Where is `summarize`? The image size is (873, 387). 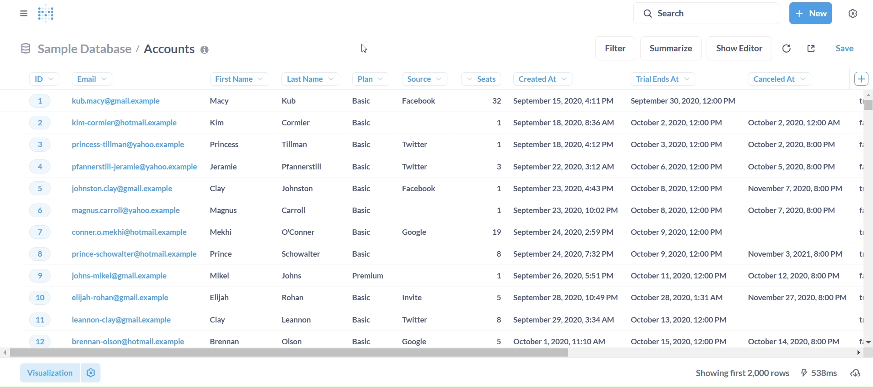 summarize is located at coordinates (674, 49).